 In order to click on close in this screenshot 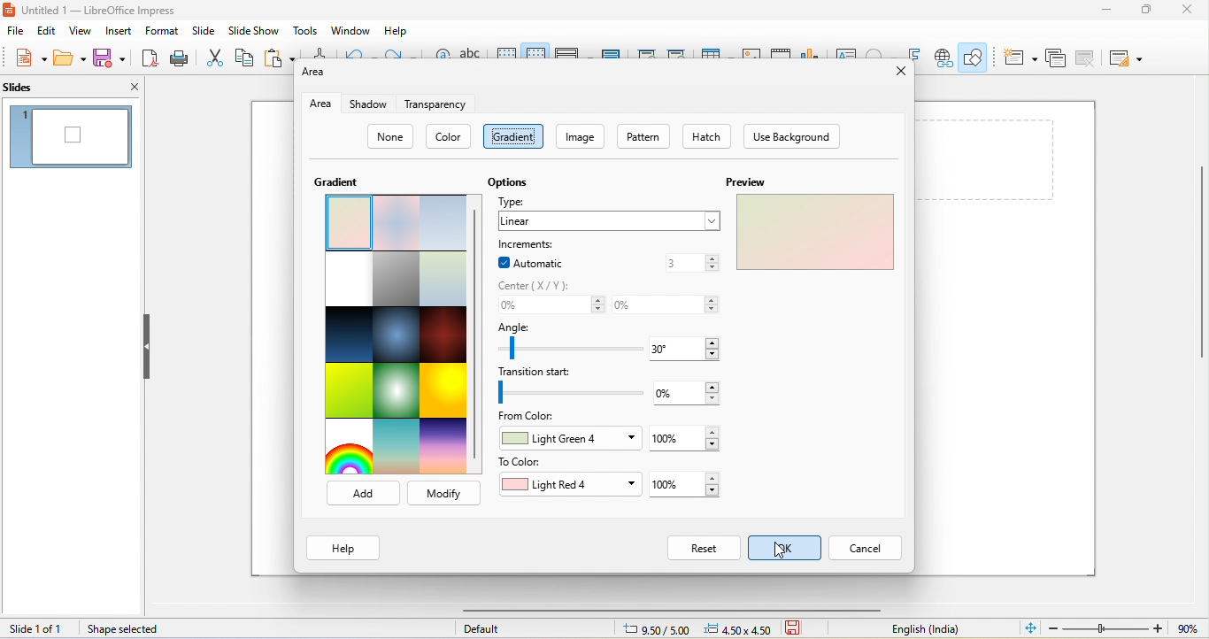, I will do `click(899, 72)`.